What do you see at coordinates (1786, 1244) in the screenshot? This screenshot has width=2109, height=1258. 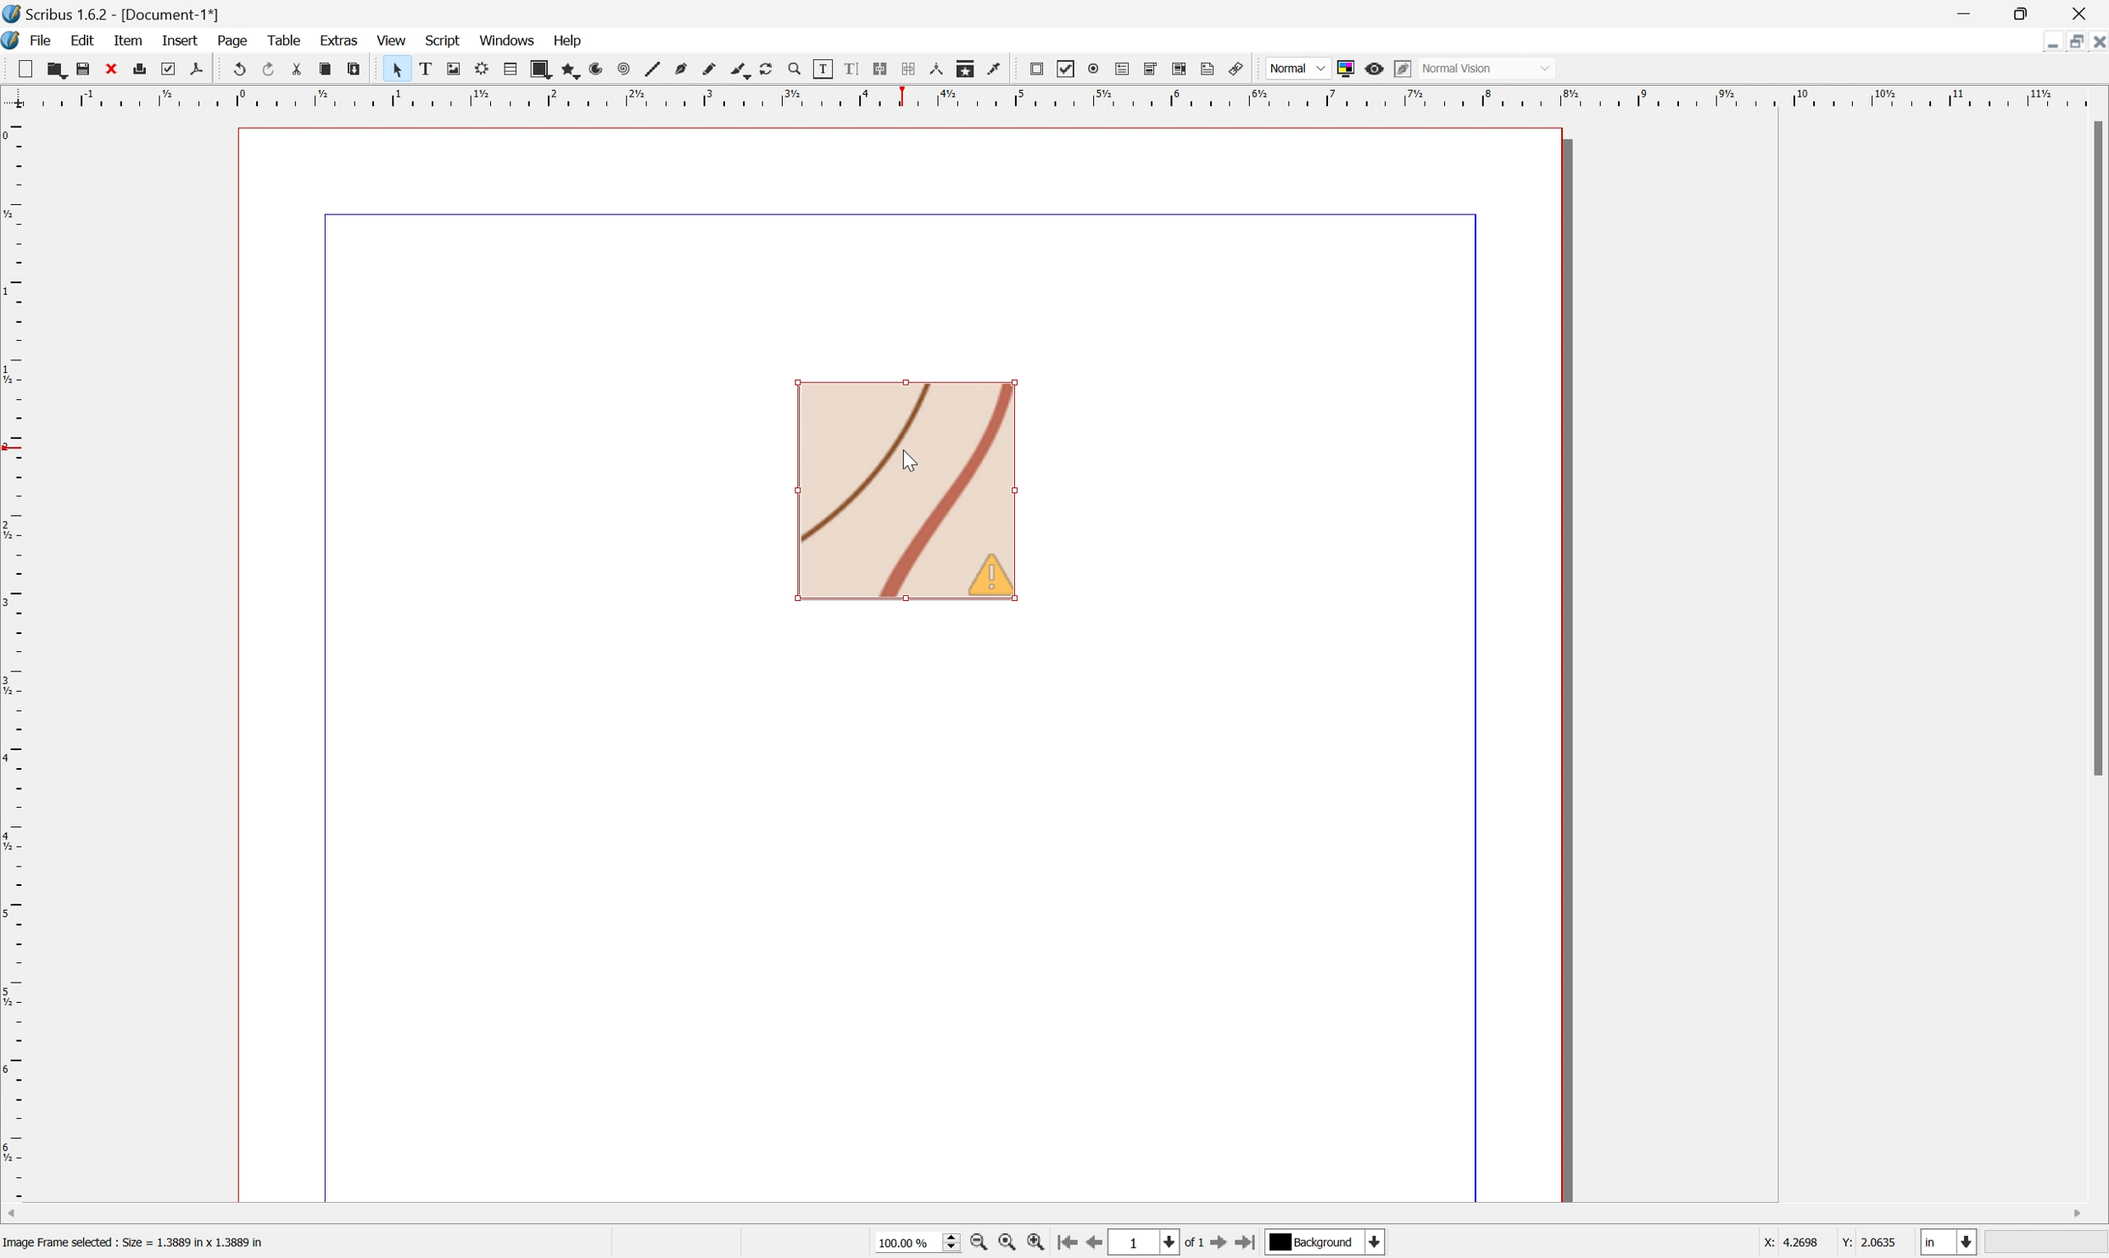 I see `x: 4.2698` at bounding box center [1786, 1244].